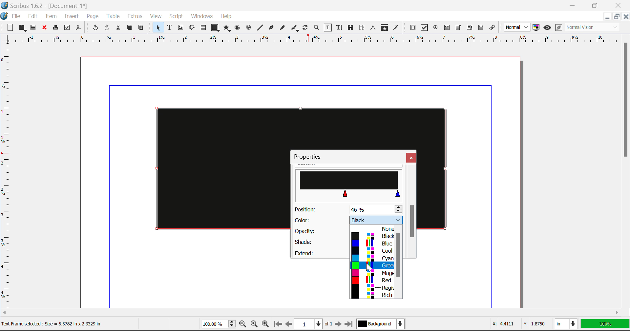  What do you see at coordinates (567, 325) in the screenshot?
I see `Measurement Units` at bounding box center [567, 325].